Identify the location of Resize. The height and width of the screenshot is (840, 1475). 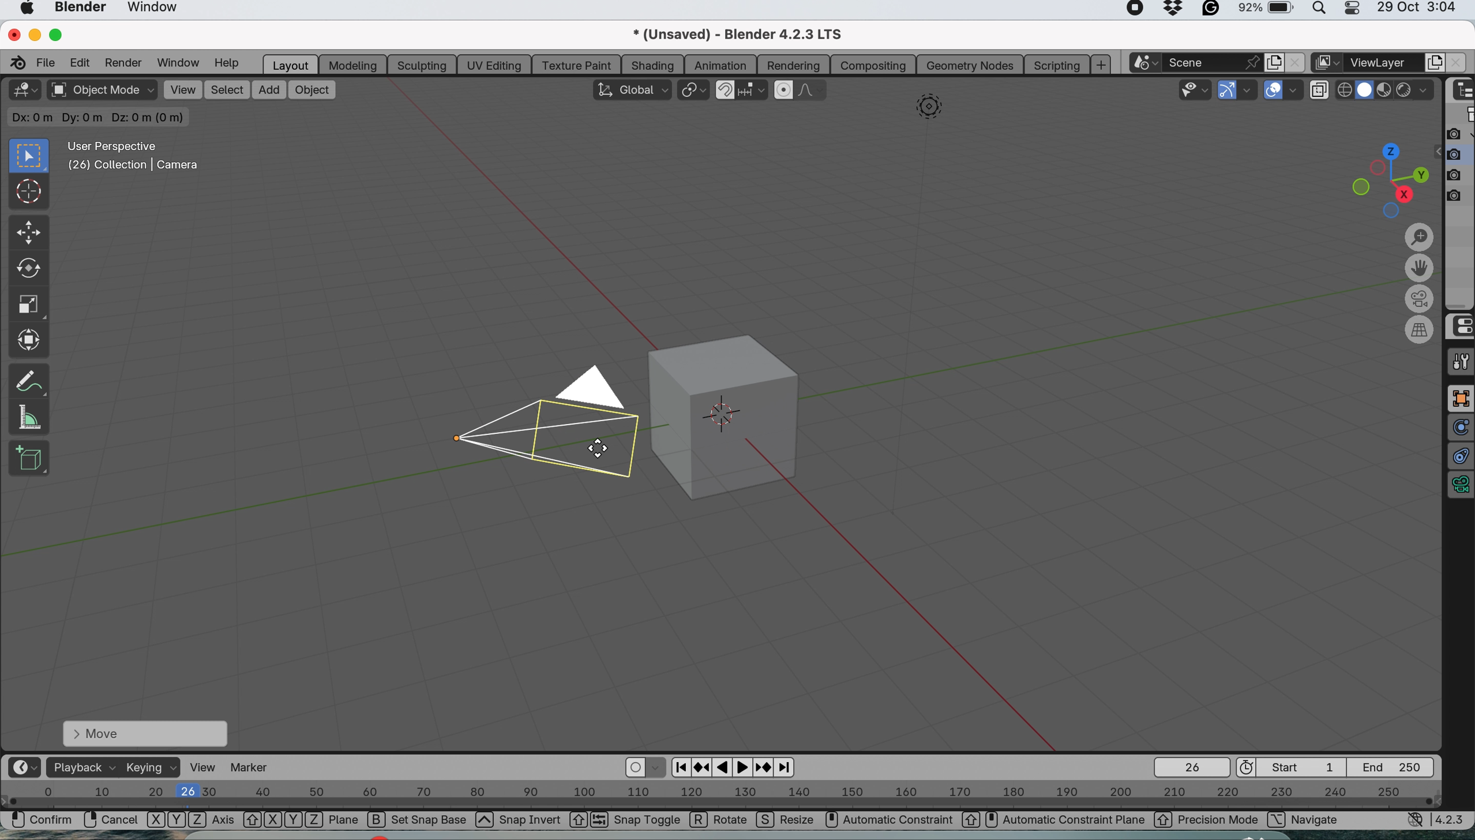
(787, 822).